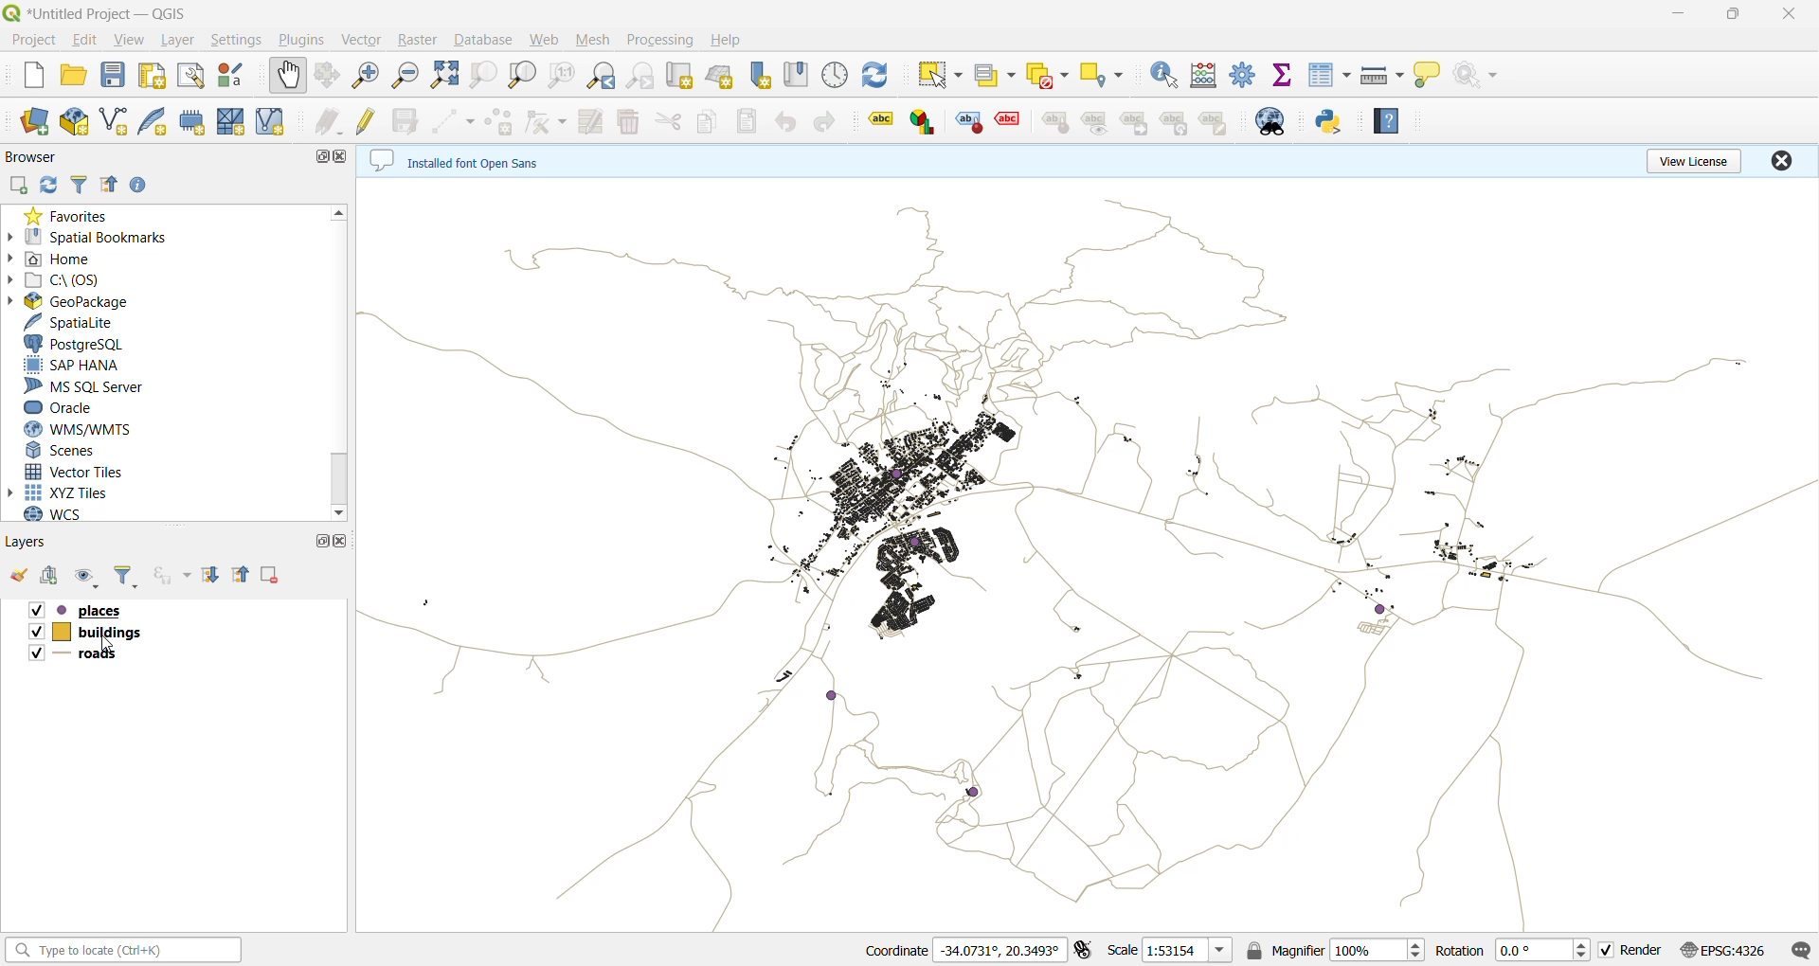 This screenshot has height=966, width=1819. Describe the element at coordinates (632, 121) in the screenshot. I see `delete` at that location.